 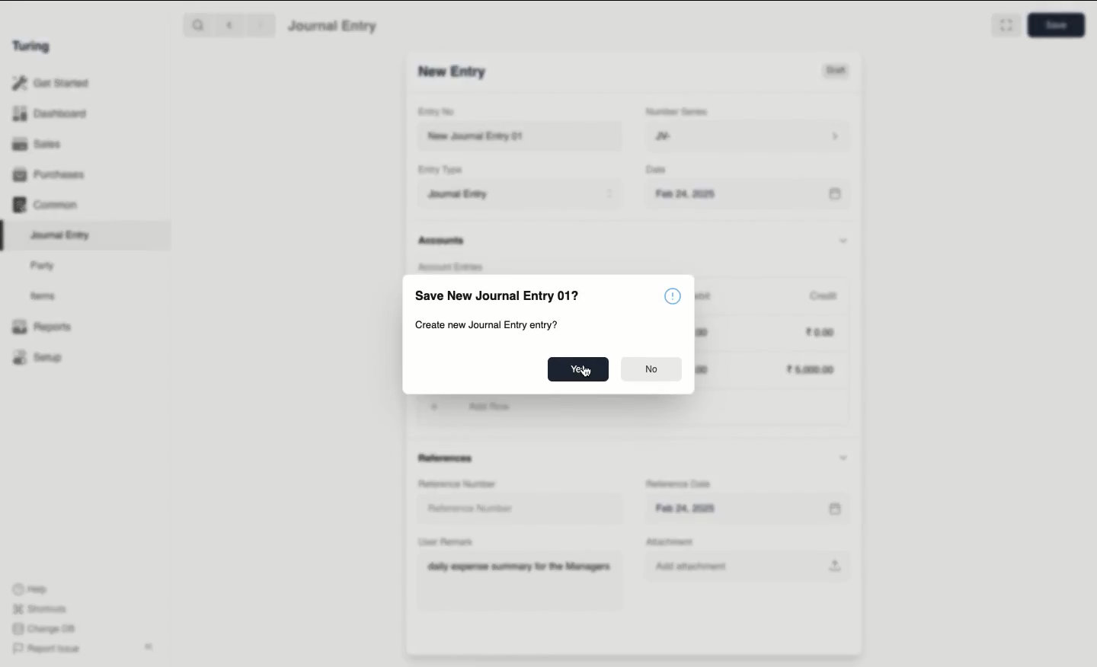 What do you see at coordinates (50, 176) in the screenshot?
I see `Purchases` at bounding box center [50, 176].